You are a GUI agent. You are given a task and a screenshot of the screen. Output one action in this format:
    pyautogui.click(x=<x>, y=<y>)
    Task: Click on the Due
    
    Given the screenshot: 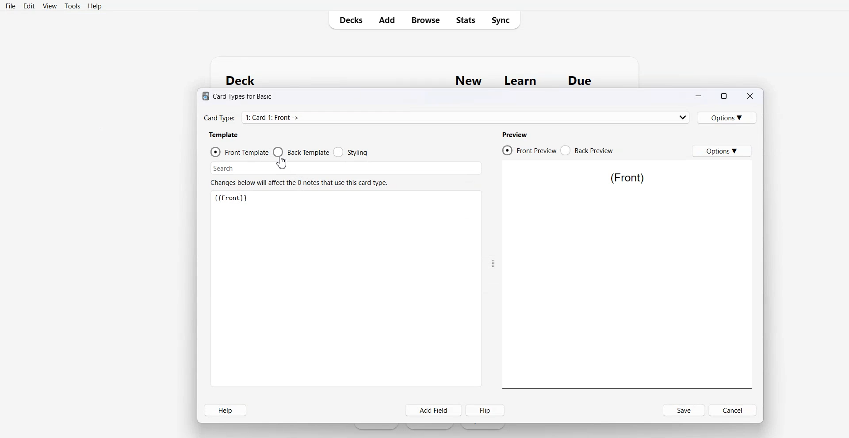 What is the action you would take?
    pyautogui.click(x=580, y=81)
    